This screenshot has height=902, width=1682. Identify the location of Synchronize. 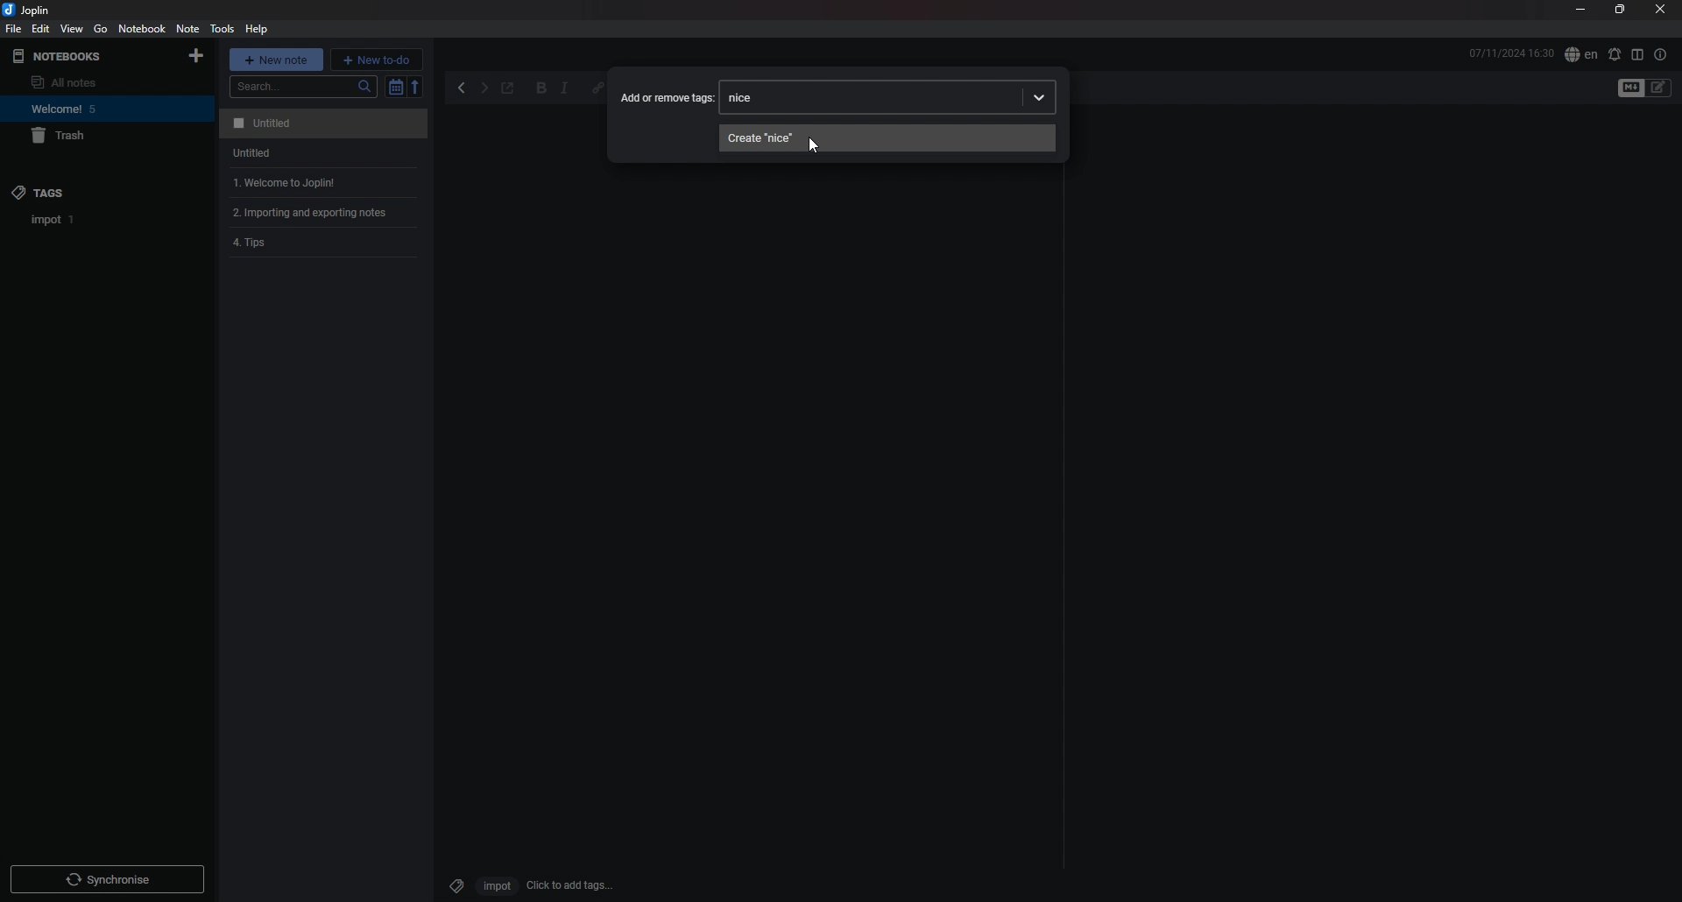
(110, 882).